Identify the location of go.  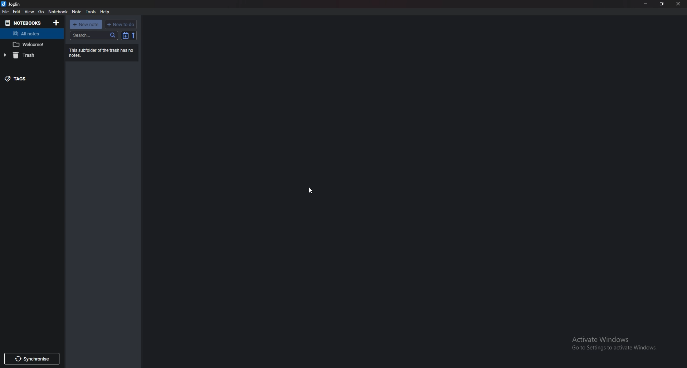
(42, 12).